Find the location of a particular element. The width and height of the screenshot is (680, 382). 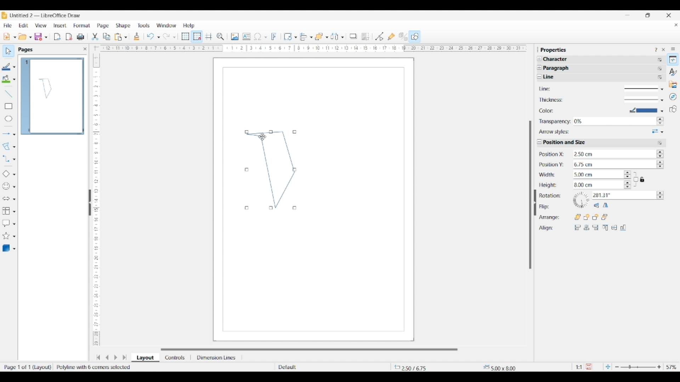

Helplines while moving is located at coordinates (209, 36).